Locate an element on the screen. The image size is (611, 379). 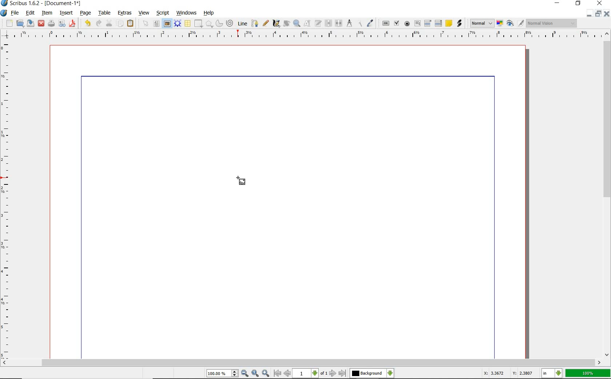
shape is located at coordinates (199, 23).